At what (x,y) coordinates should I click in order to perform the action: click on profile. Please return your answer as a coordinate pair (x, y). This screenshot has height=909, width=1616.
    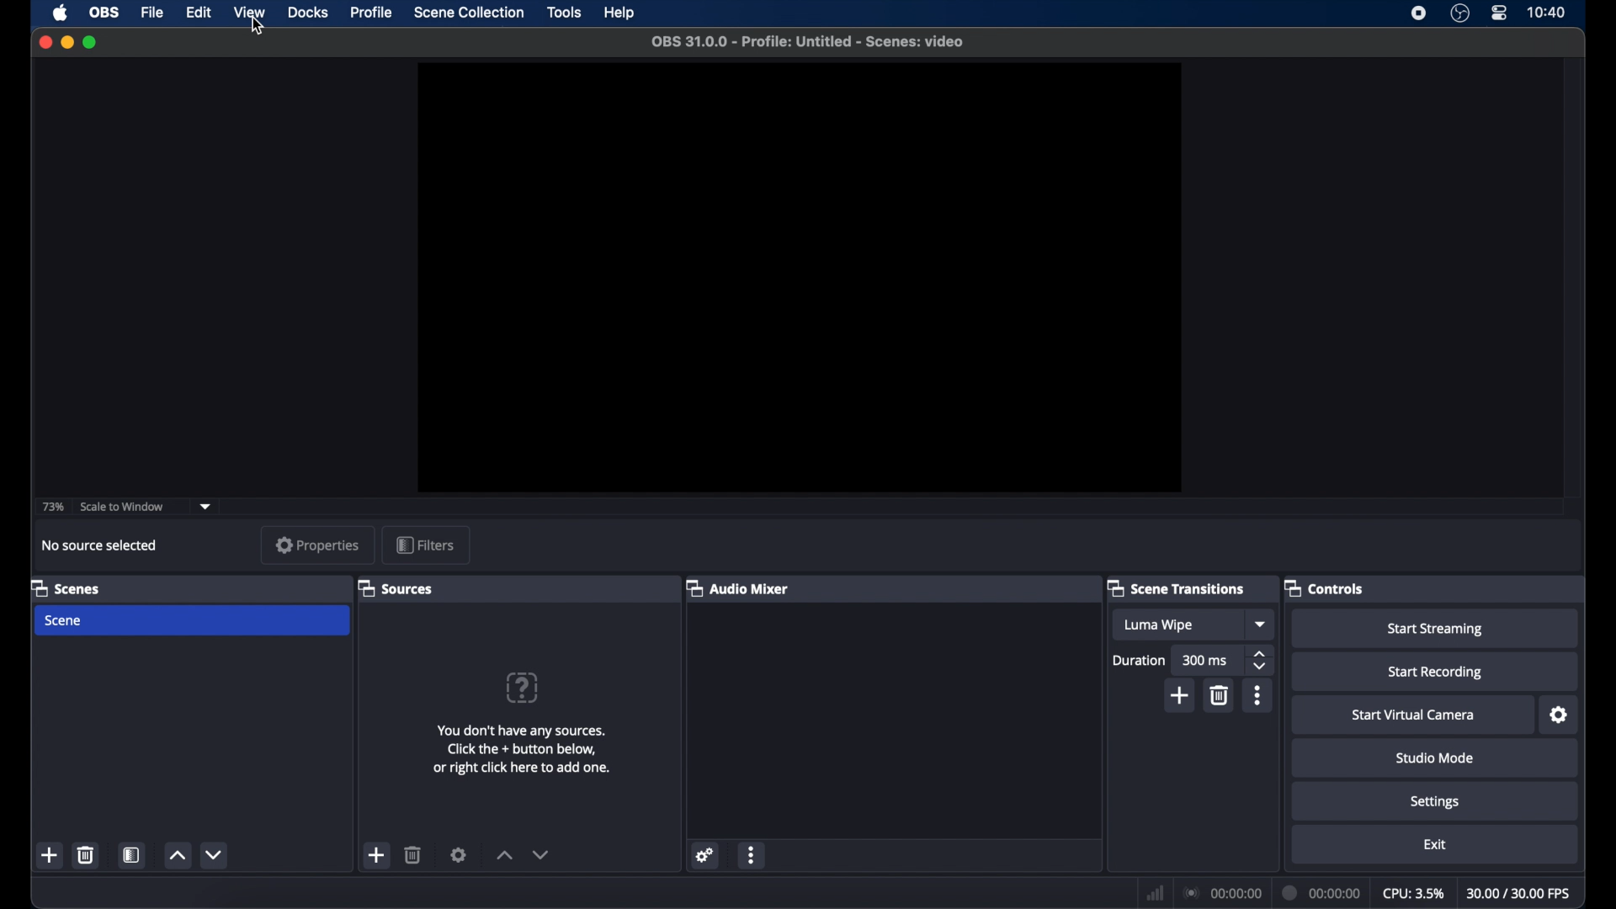
    Looking at the image, I should click on (373, 12).